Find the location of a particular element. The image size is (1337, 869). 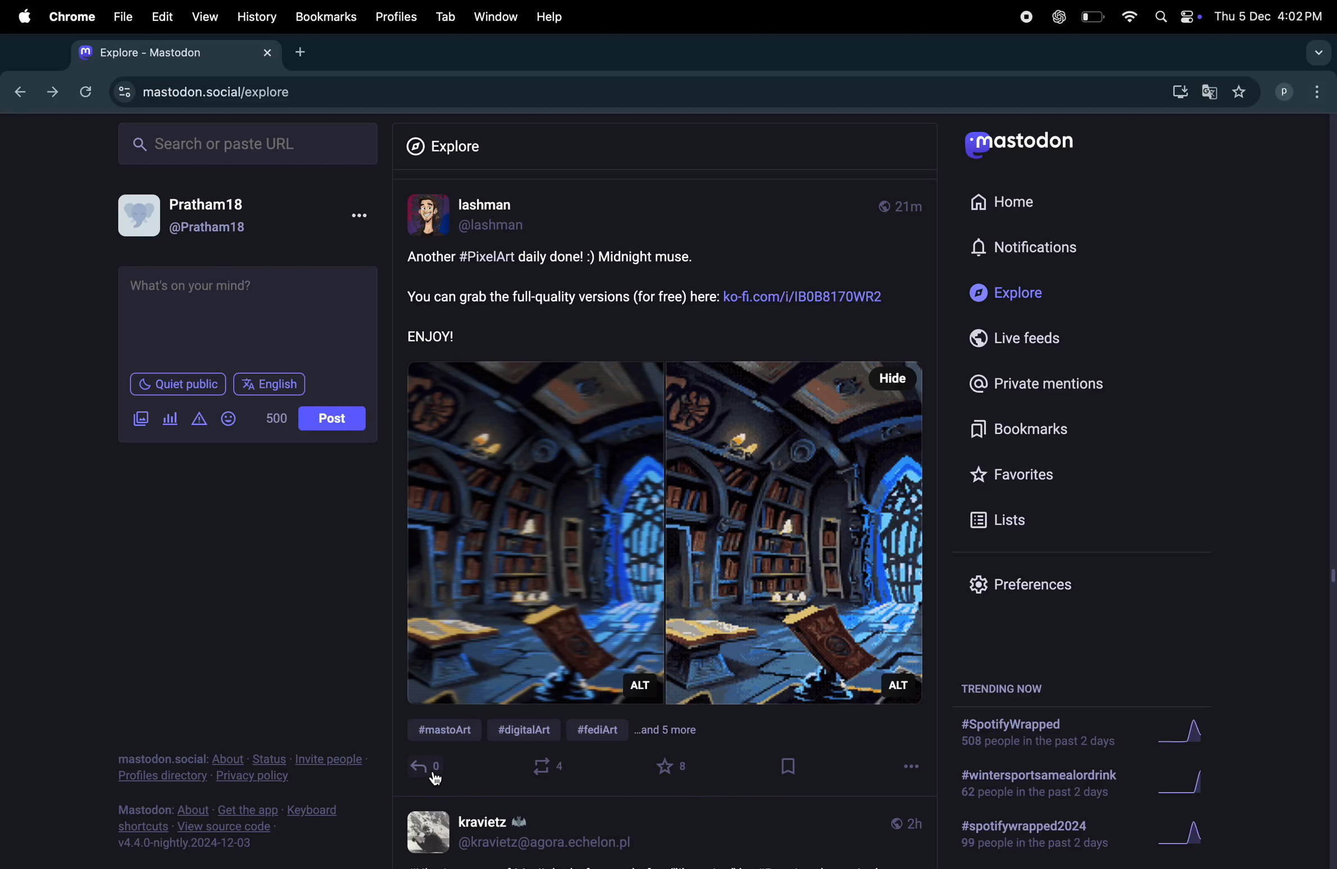

time line is located at coordinates (903, 823).